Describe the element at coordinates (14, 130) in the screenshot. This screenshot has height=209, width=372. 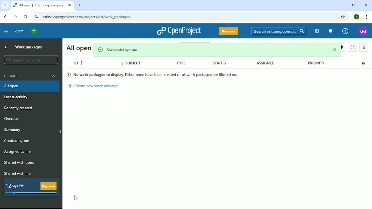
I see `Summary` at that location.